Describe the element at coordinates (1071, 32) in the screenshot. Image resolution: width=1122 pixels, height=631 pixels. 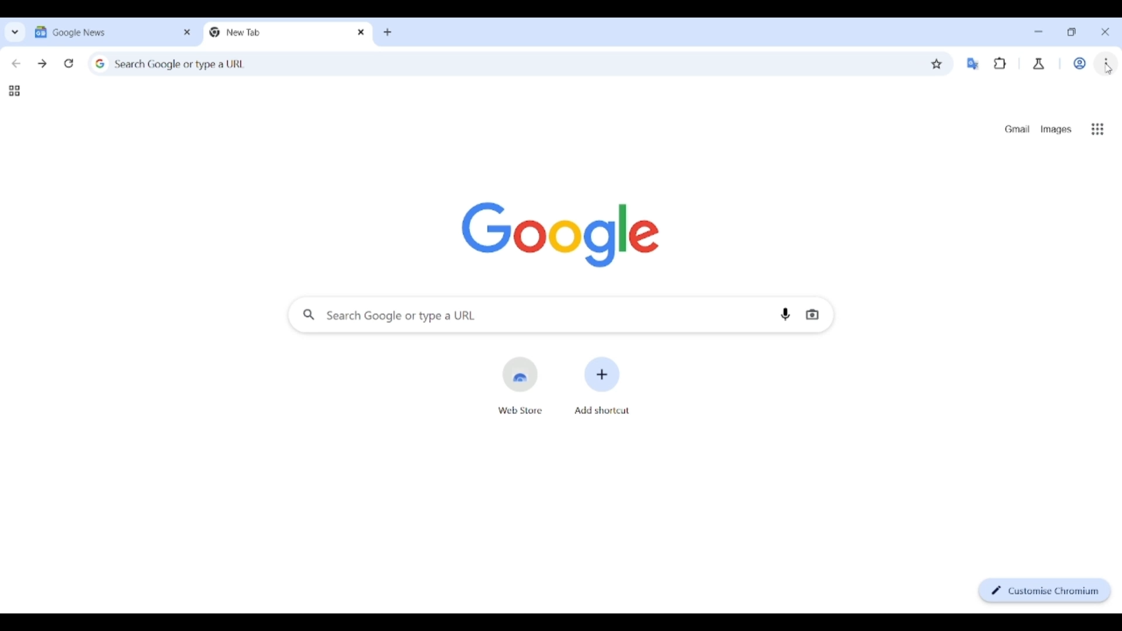
I see `Show interface in a smaller tab` at that location.